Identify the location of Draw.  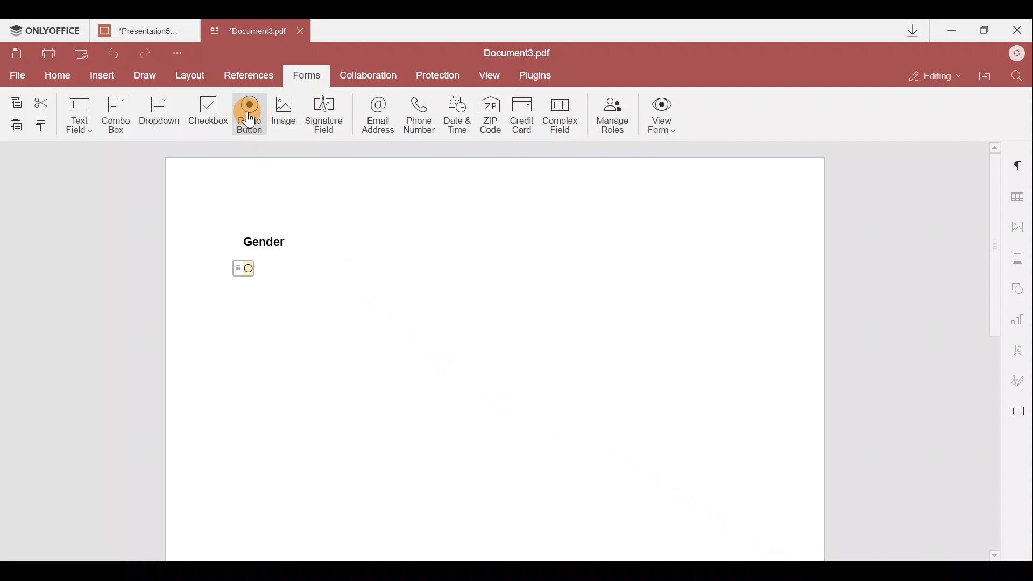
(145, 74).